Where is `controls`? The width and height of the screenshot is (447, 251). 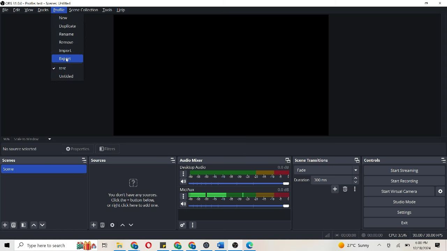
controls is located at coordinates (380, 160).